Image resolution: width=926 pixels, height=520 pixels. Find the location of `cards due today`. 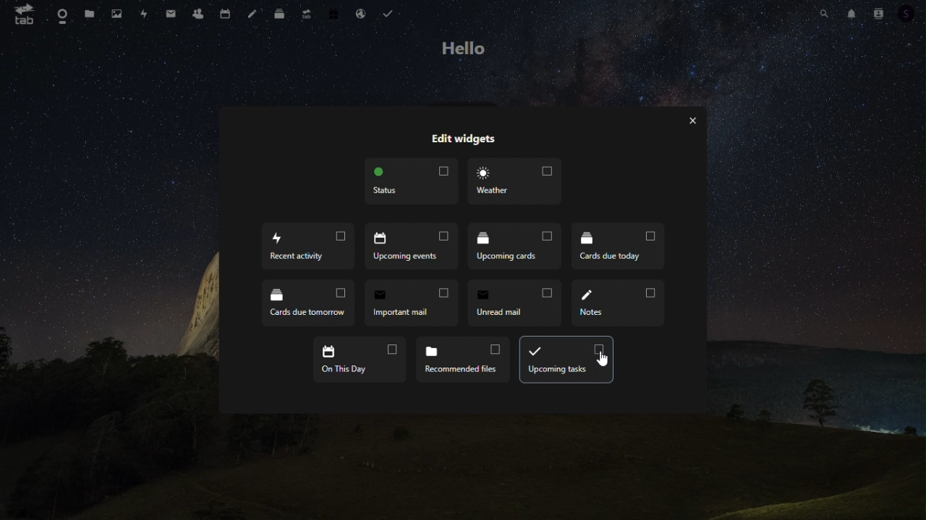

cards due today is located at coordinates (618, 248).